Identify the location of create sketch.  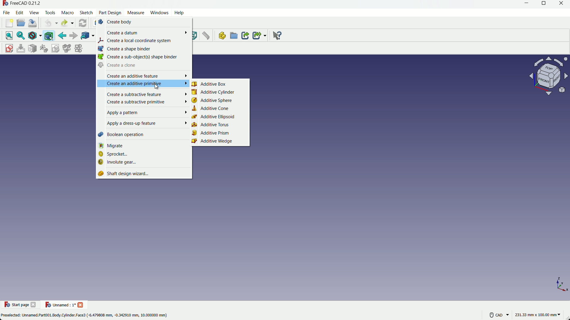
(9, 48).